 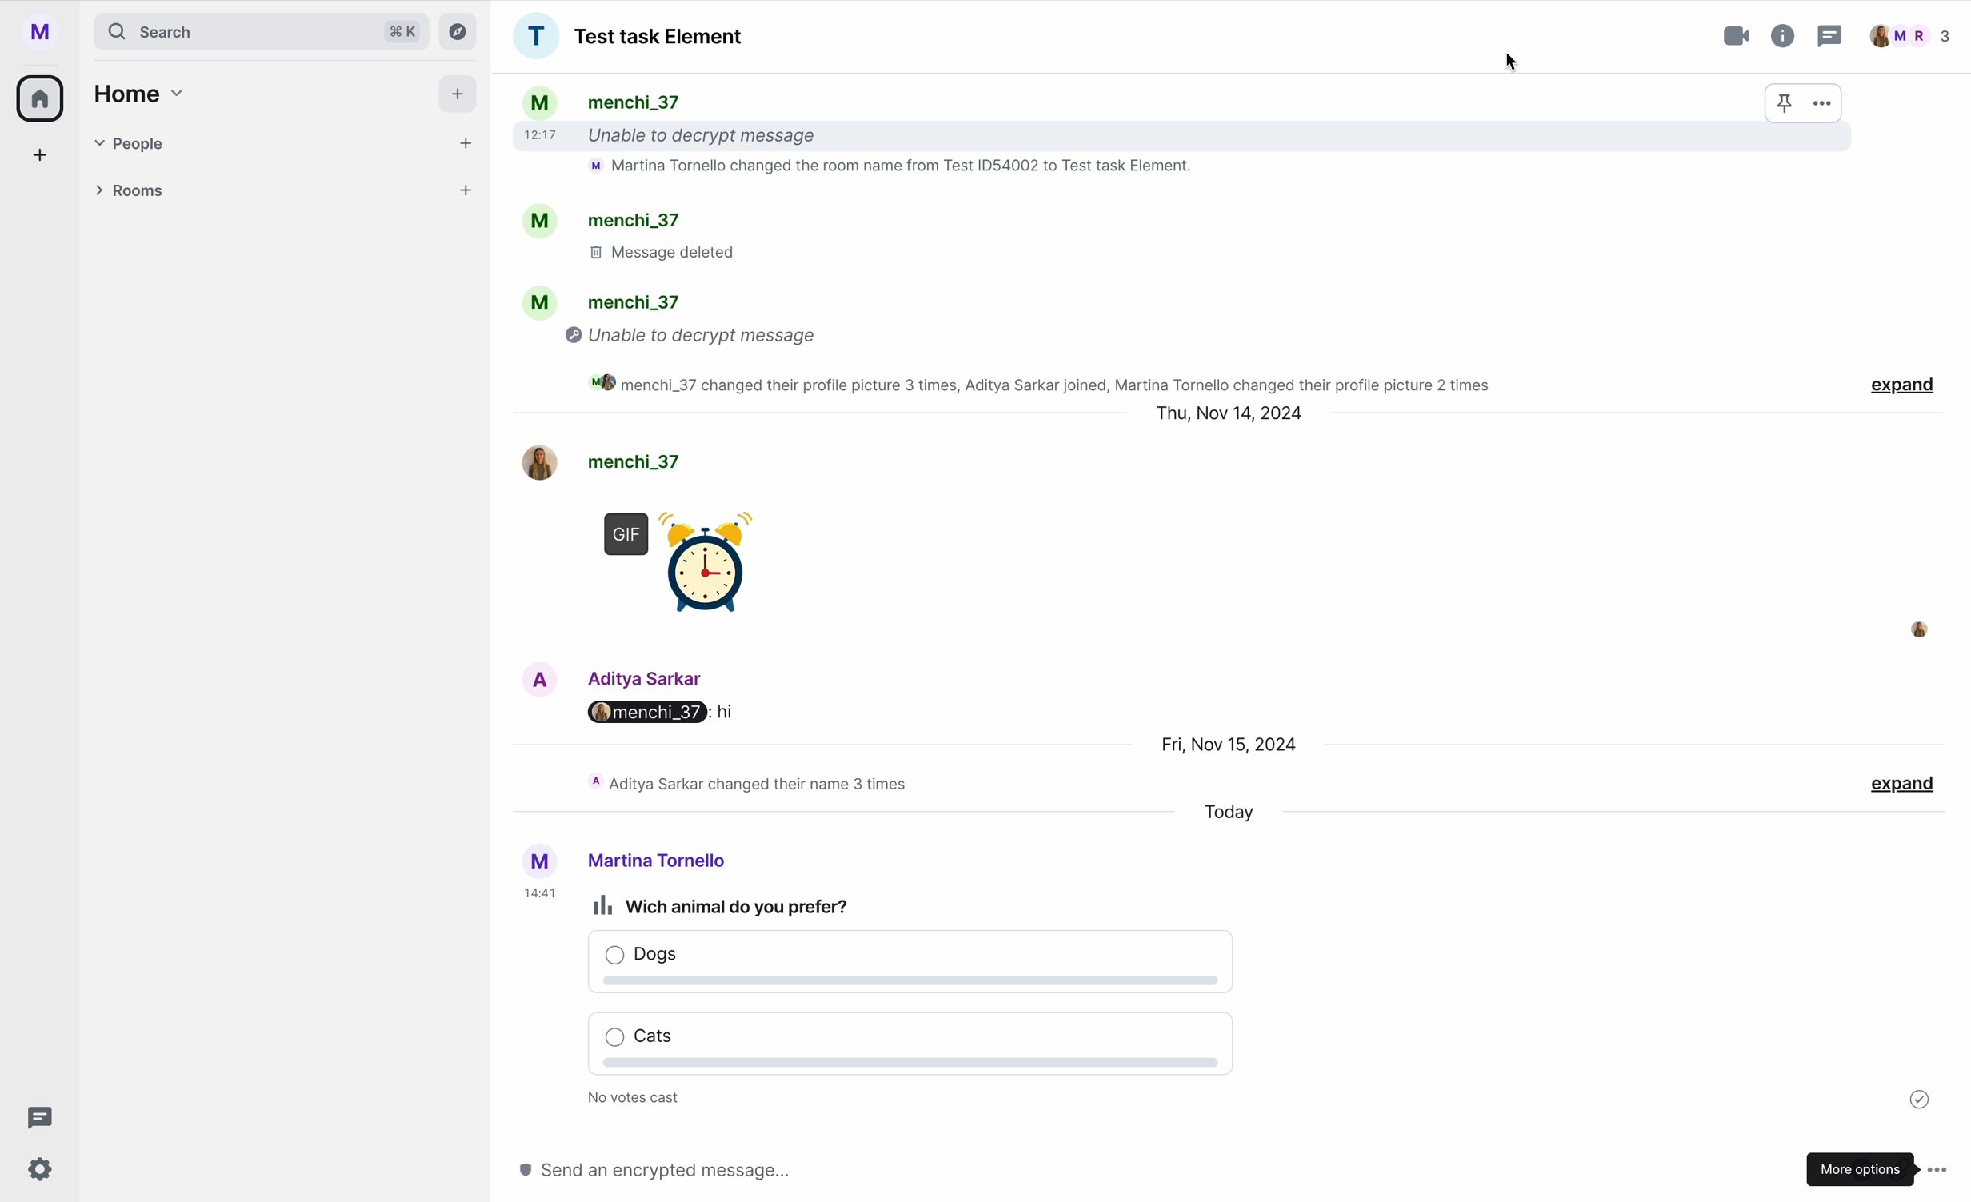 I want to click on A Aditya Sarkar, so click(x=630, y=676).